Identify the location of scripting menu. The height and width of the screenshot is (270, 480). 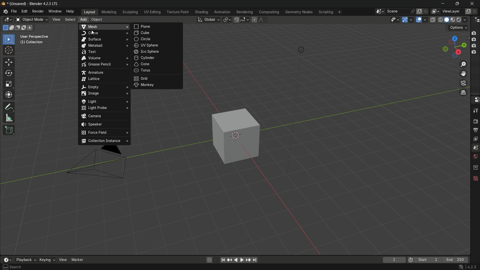
(325, 12).